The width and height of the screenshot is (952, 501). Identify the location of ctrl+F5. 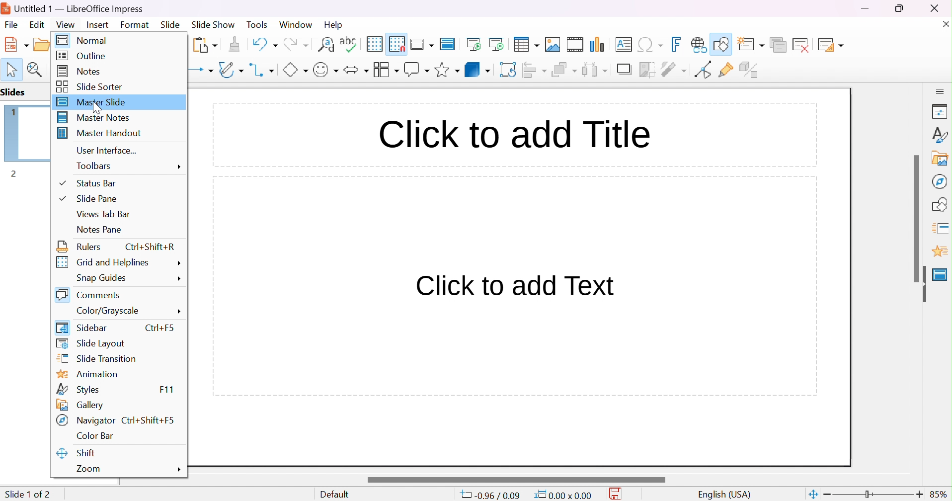
(160, 327).